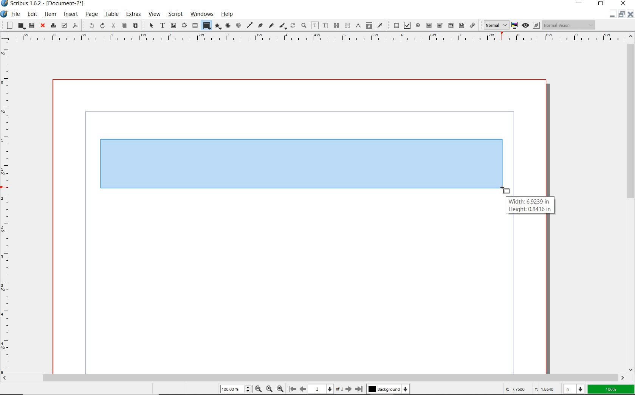 Image resolution: width=635 pixels, height=395 pixels. I want to click on table, so click(194, 25).